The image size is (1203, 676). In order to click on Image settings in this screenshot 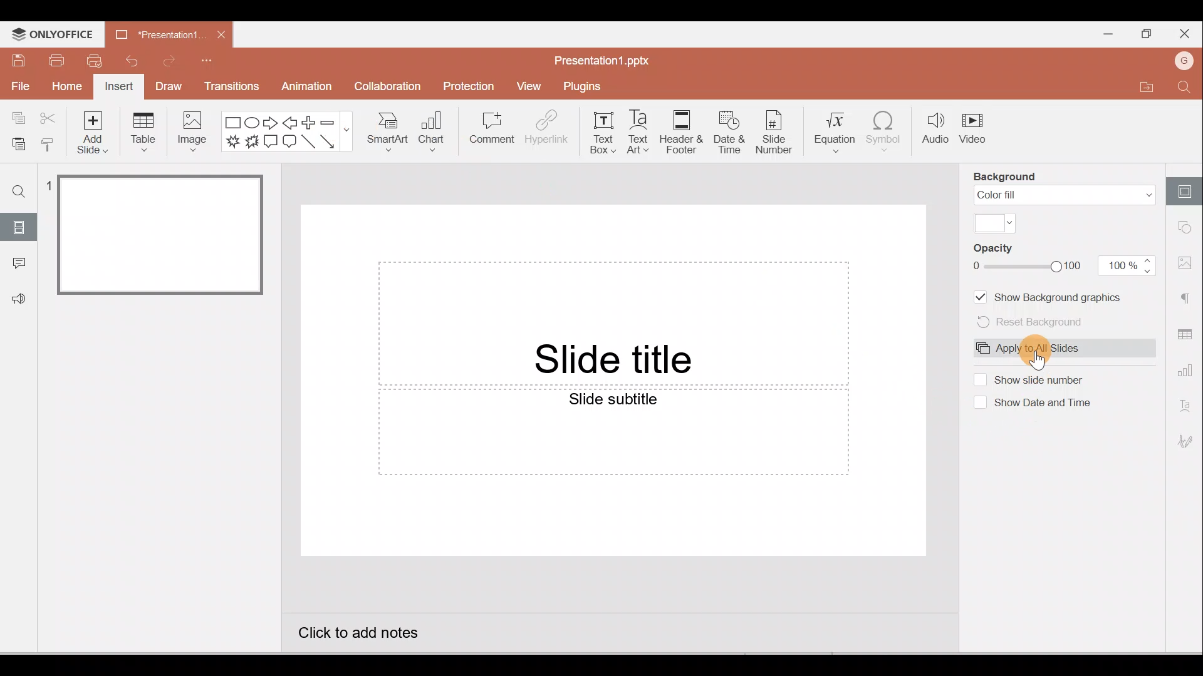, I will do `click(1188, 263)`.